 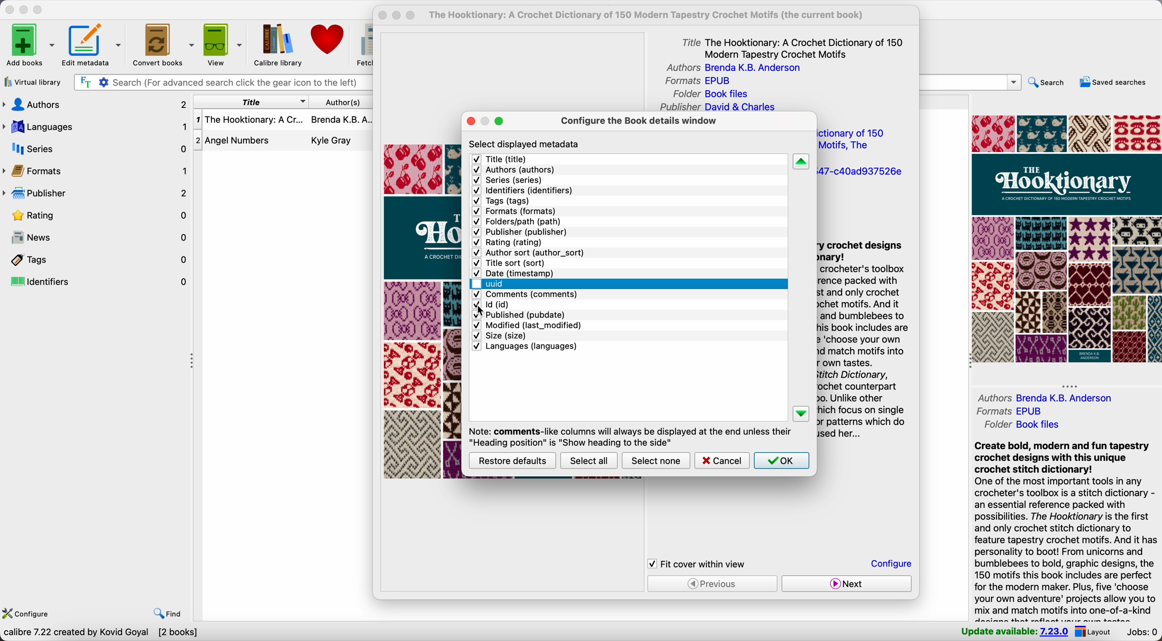 I want to click on close popup, so click(x=383, y=15).